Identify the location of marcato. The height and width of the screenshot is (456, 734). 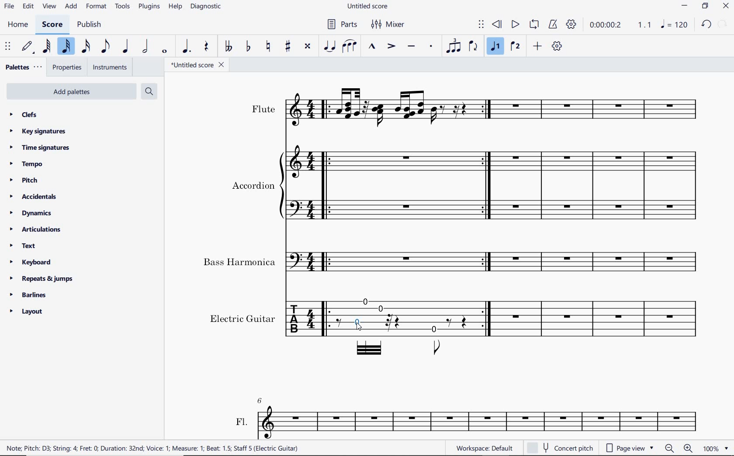
(373, 47).